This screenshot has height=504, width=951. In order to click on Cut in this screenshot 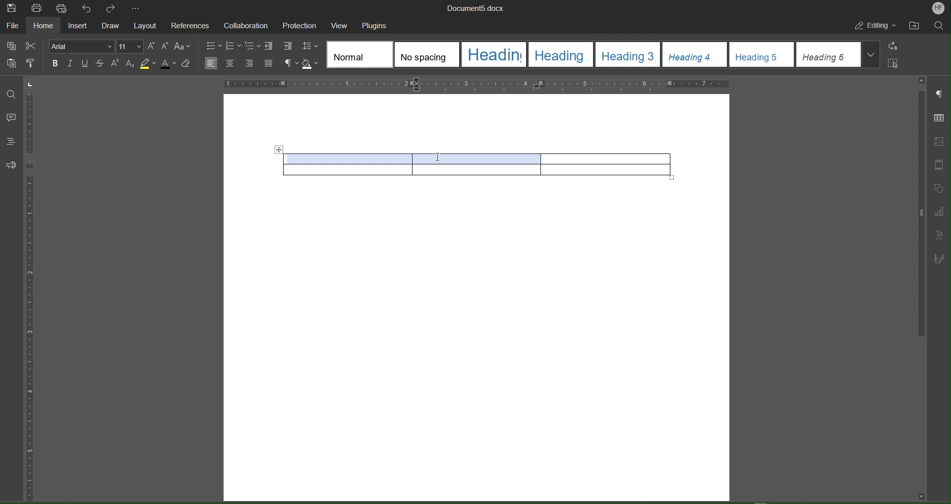, I will do `click(32, 45)`.